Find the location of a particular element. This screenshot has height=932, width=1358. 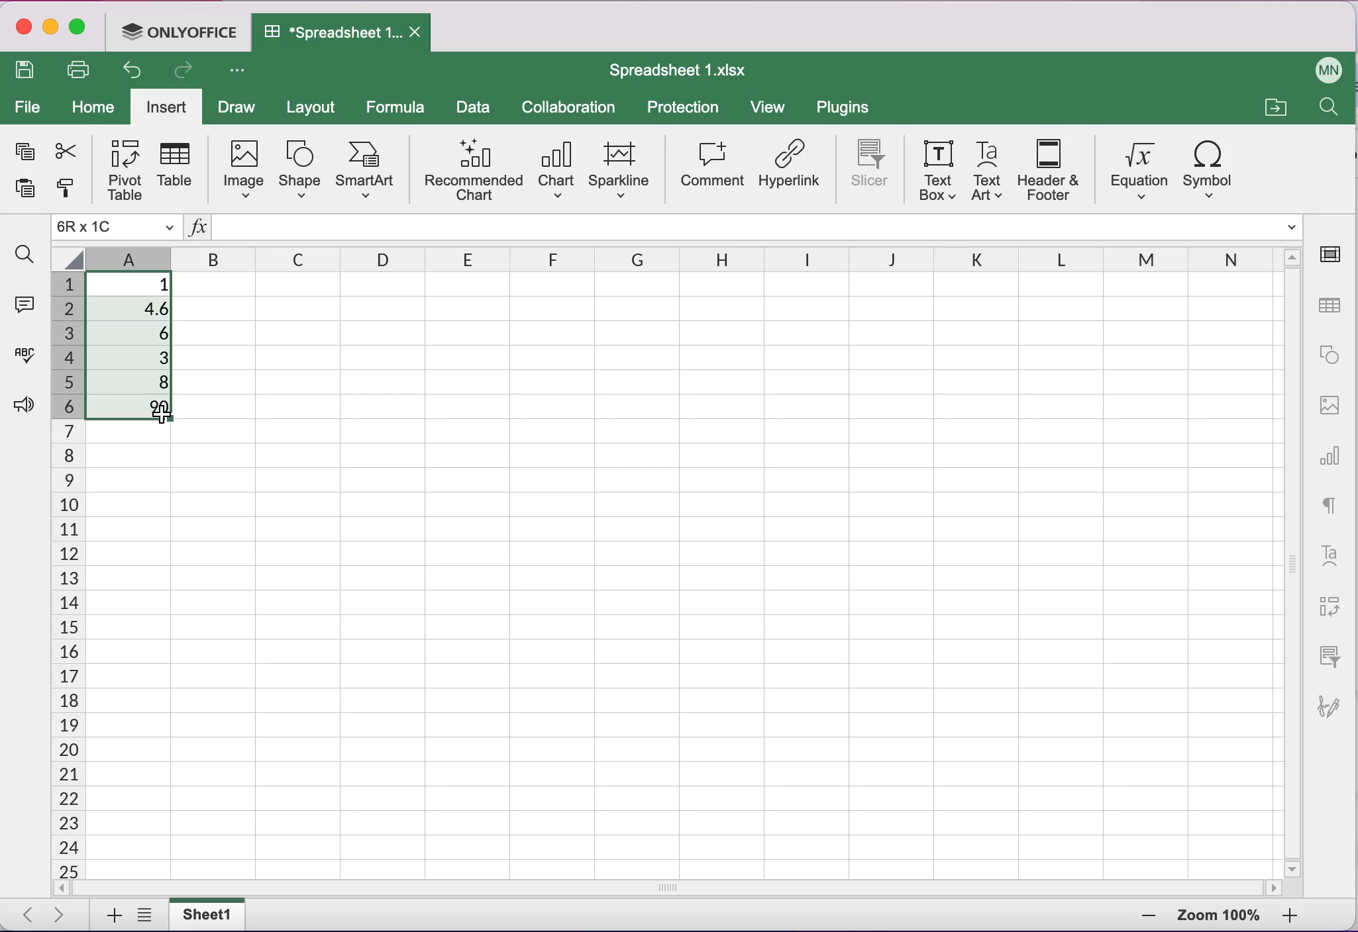

list of sheets is located at coordinates (144, 917).